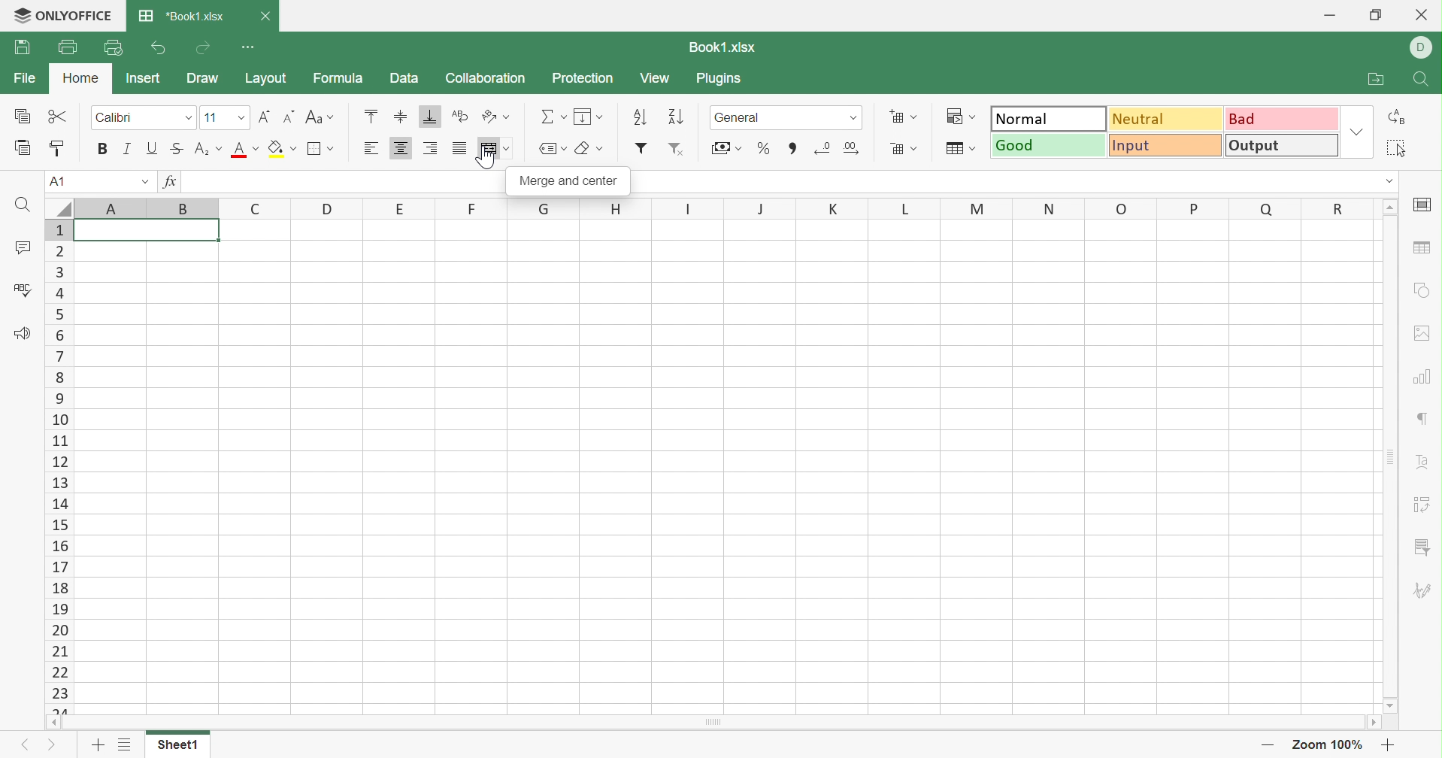 The image size is (1442, 758). Describe the element at coordinates (177, 150) in the screenshot. I see `Strikethrough` at that location.